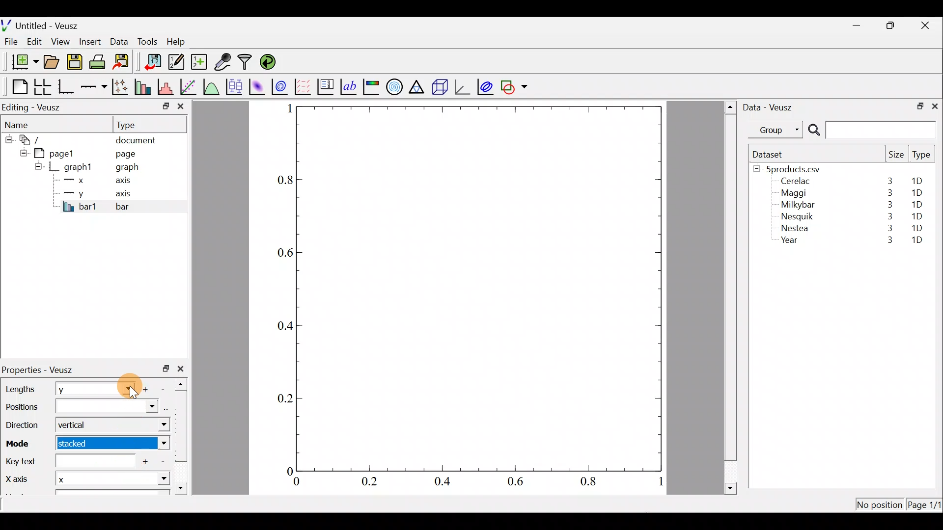 This screenshot has width=943, height=530. Describe the element at coordinates (42, 370) in the screenshot. I see `Properties - Veusz` at that location.